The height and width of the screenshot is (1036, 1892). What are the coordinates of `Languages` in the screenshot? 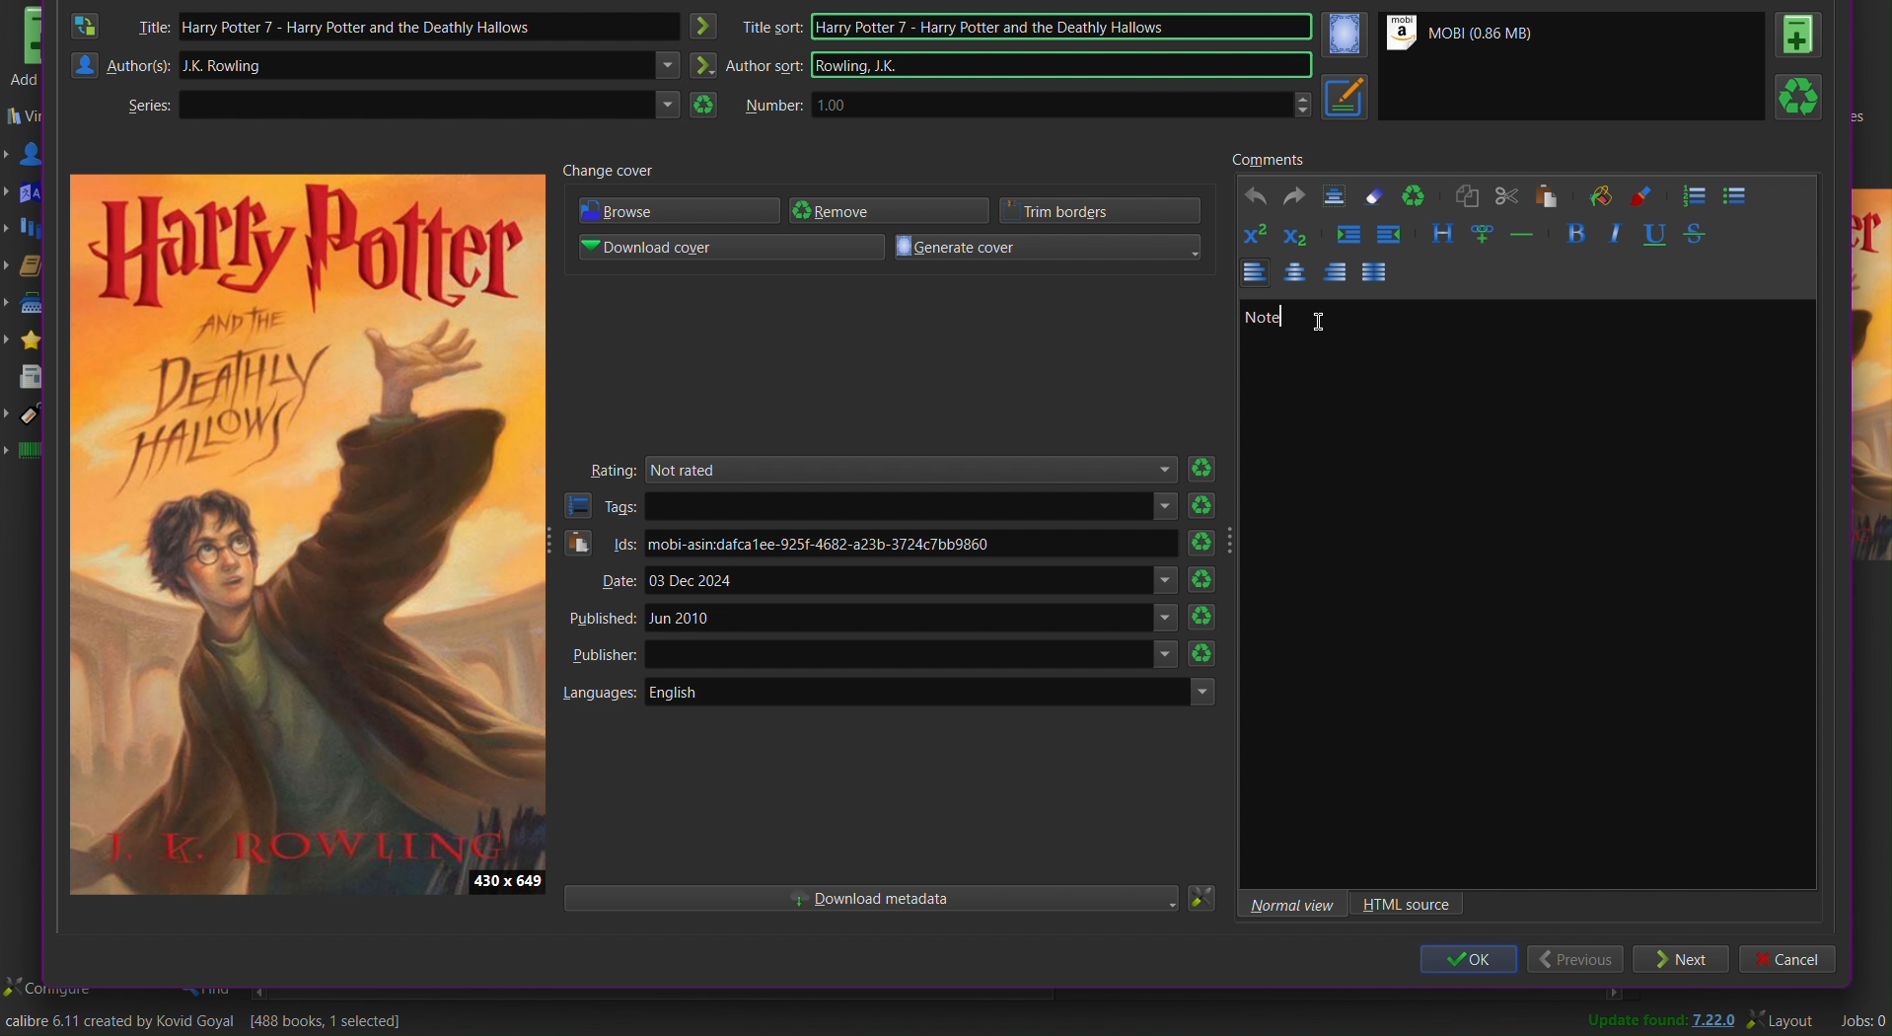 It's located at (599, 694).